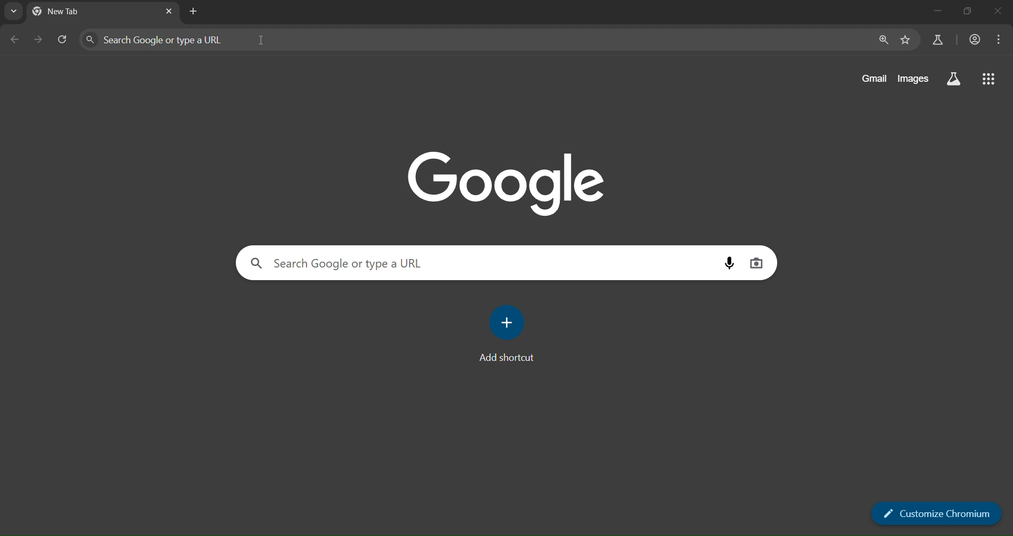  What do you see at coordinates (968, 12) in the screenshot?
I see `full screen` at bounding box center [968, 12].